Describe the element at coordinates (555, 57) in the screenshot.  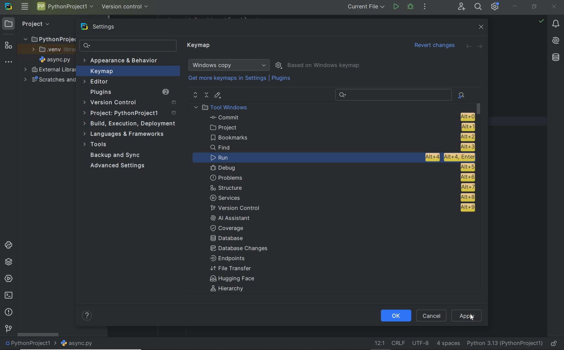
I see `database` at that location.